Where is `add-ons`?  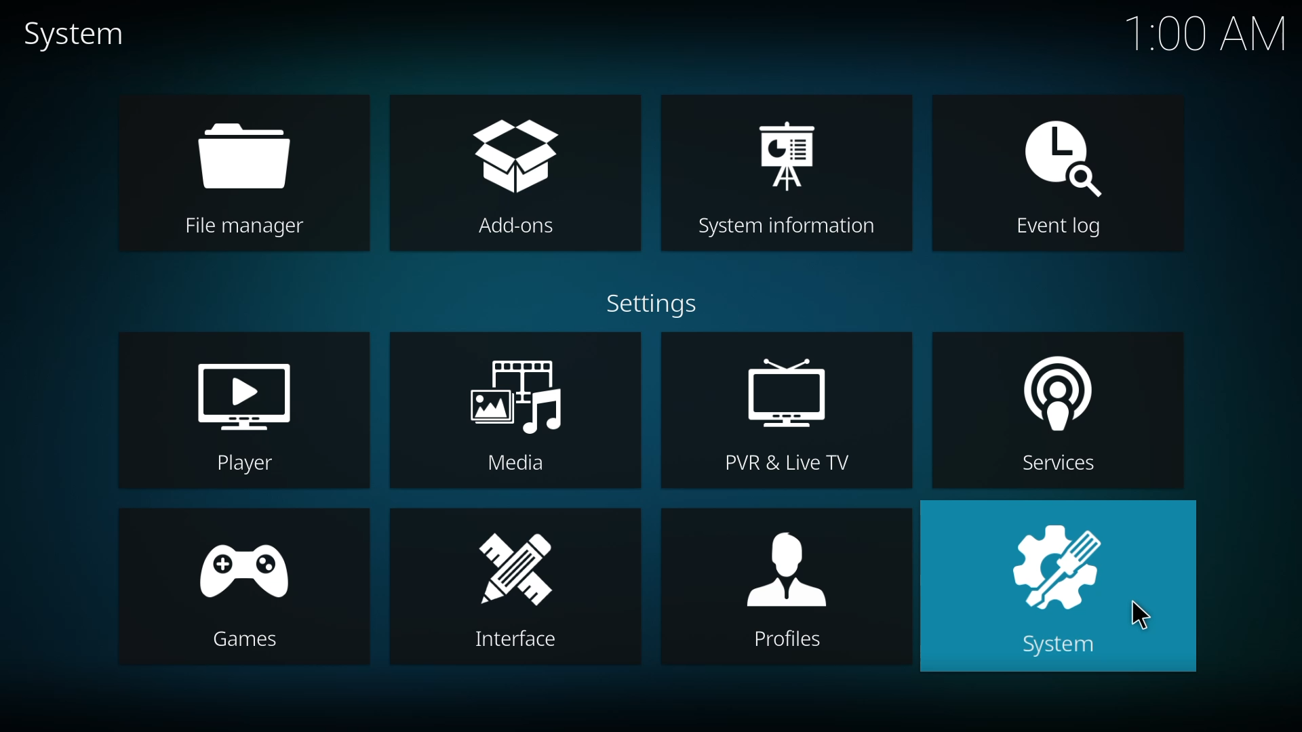
add-ons is located at coordinates (518, 179).